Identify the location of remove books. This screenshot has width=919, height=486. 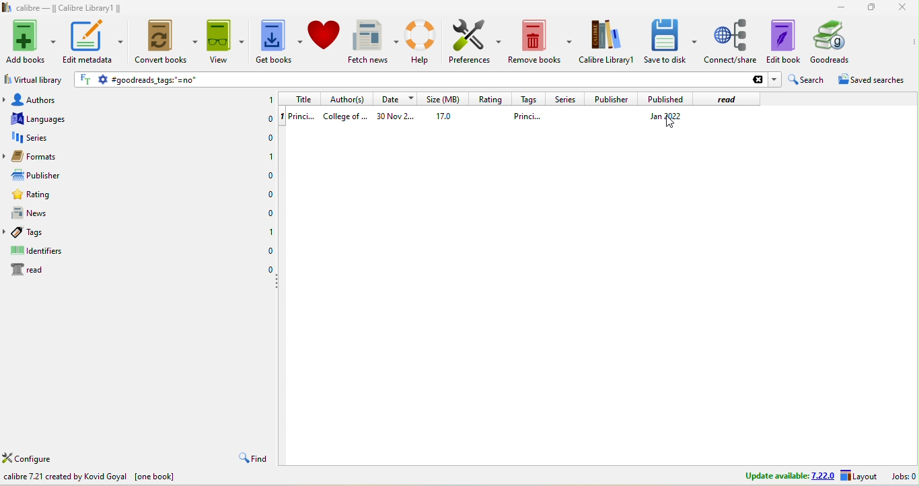
(540, 41).